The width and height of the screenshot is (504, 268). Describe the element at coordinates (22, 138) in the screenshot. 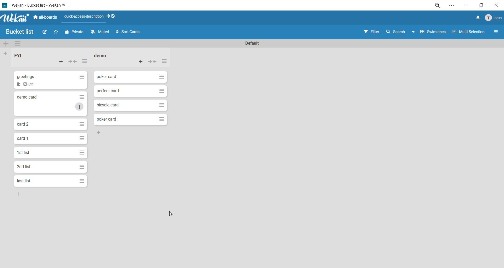

I see `card 1` at that location.